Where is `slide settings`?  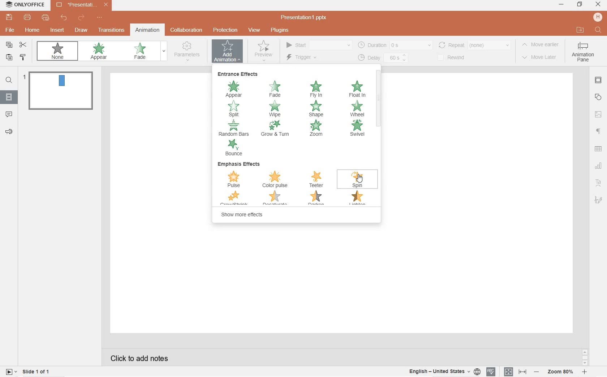
slide settings is located at coordinates (599, 81).